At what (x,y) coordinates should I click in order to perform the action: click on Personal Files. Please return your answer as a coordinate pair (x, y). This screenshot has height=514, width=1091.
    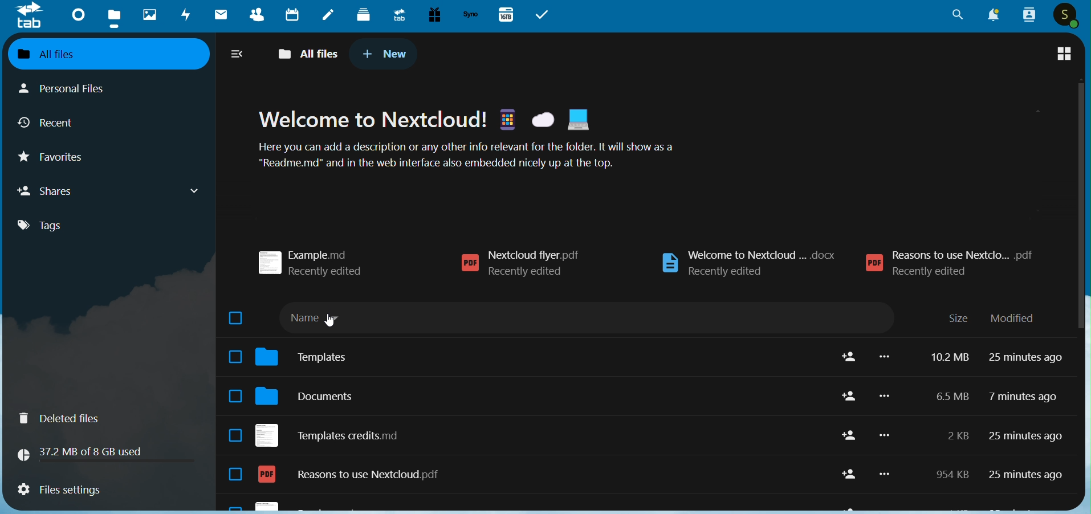
    Looking at the image, I should click on (74, 88).